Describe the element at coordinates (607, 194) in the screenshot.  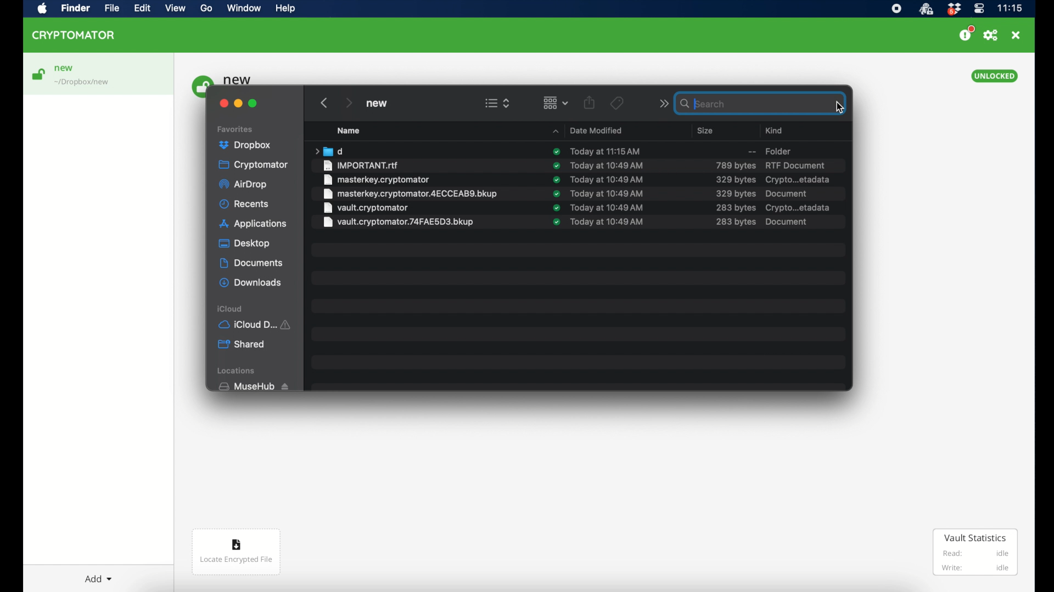
I see `date` at that location.